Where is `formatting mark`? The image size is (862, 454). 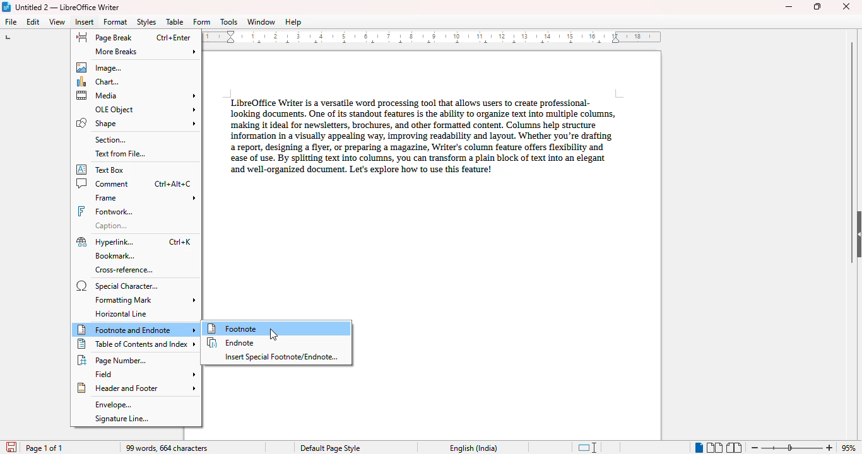 formatting mark is located at coordinates (146, 300).